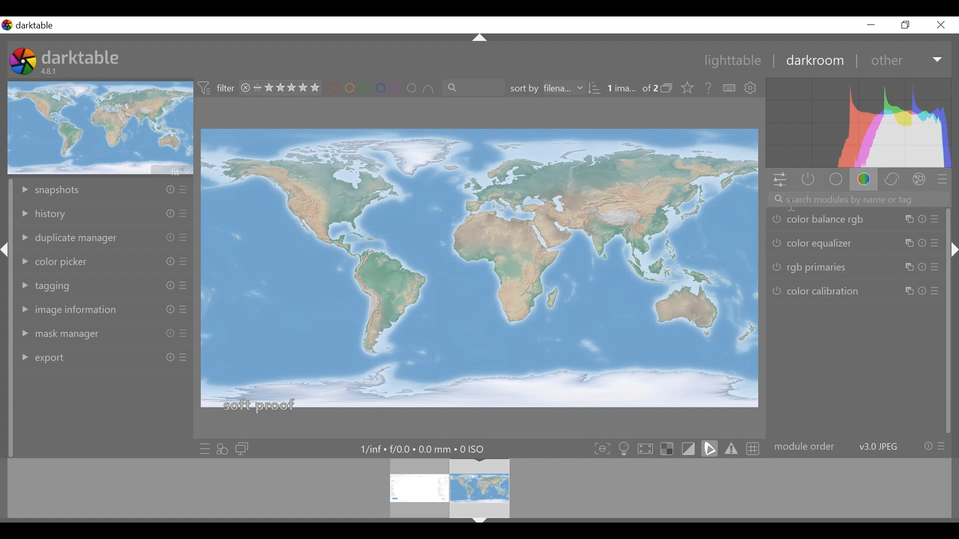 This screenshot has width=959, height=539. I want to click on image selected out of, so click(632, 89).